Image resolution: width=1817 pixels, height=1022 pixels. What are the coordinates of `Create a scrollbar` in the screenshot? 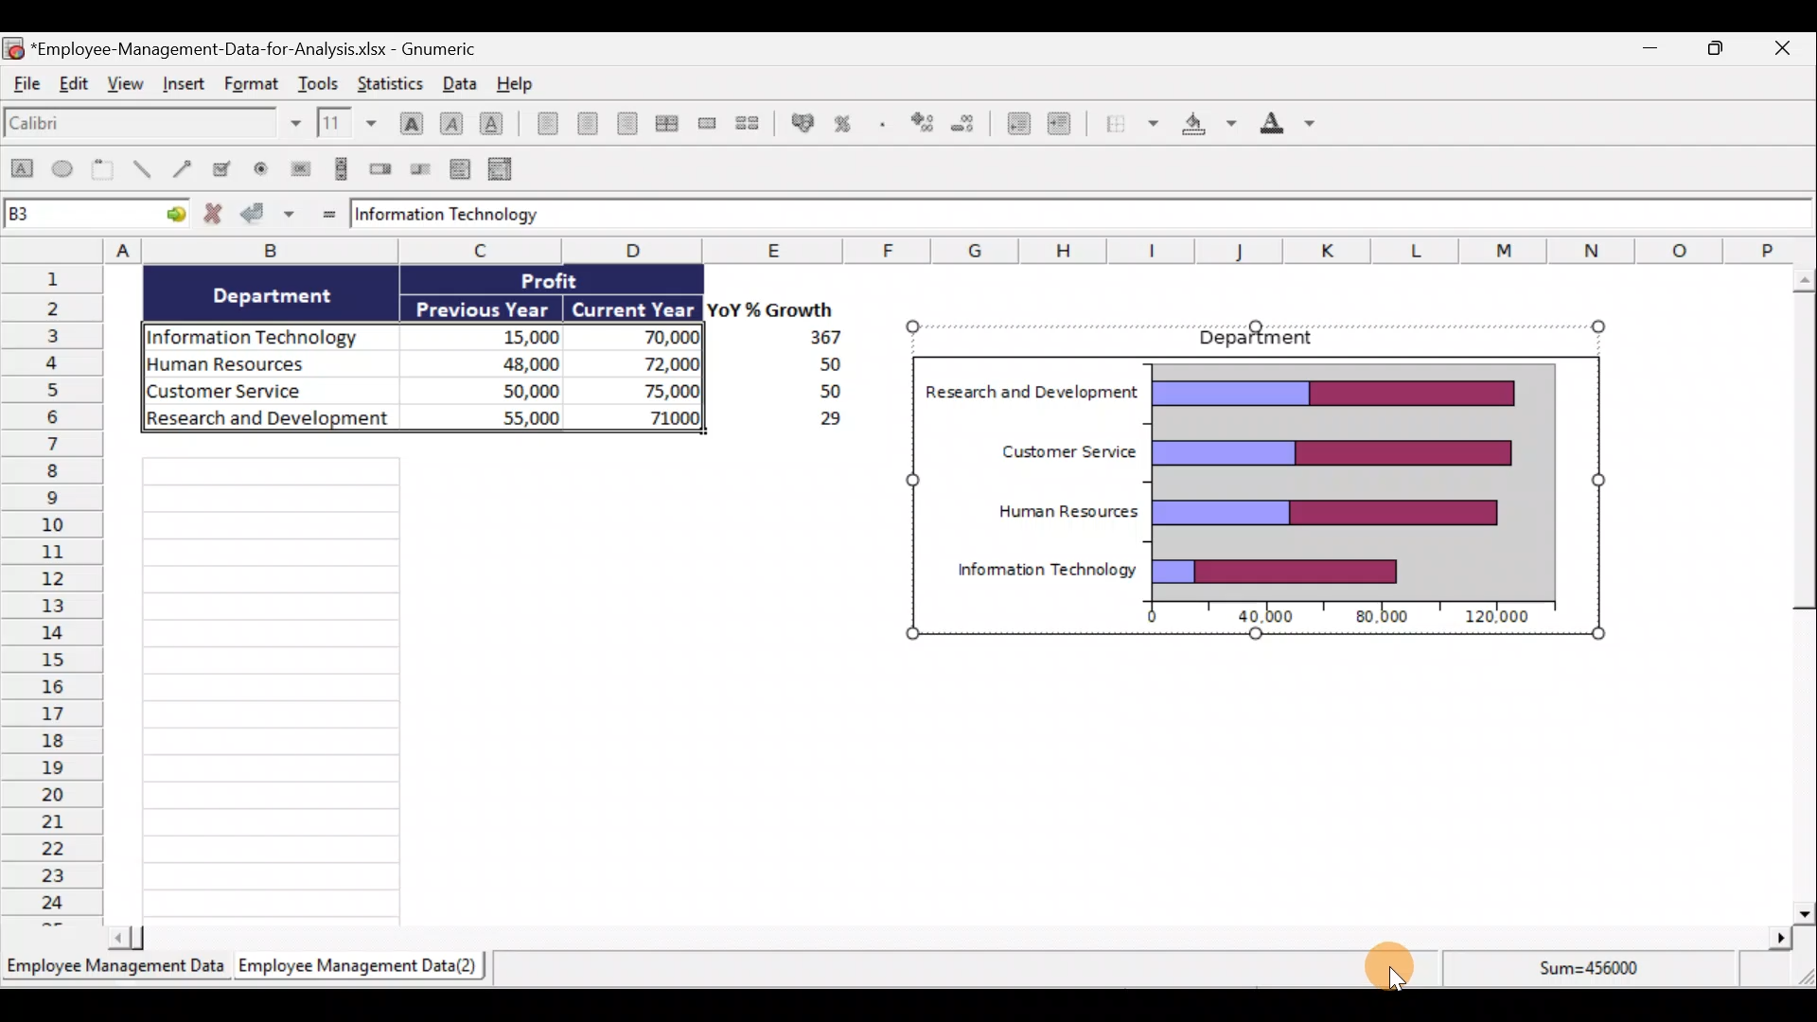 It's located at (343, 167).